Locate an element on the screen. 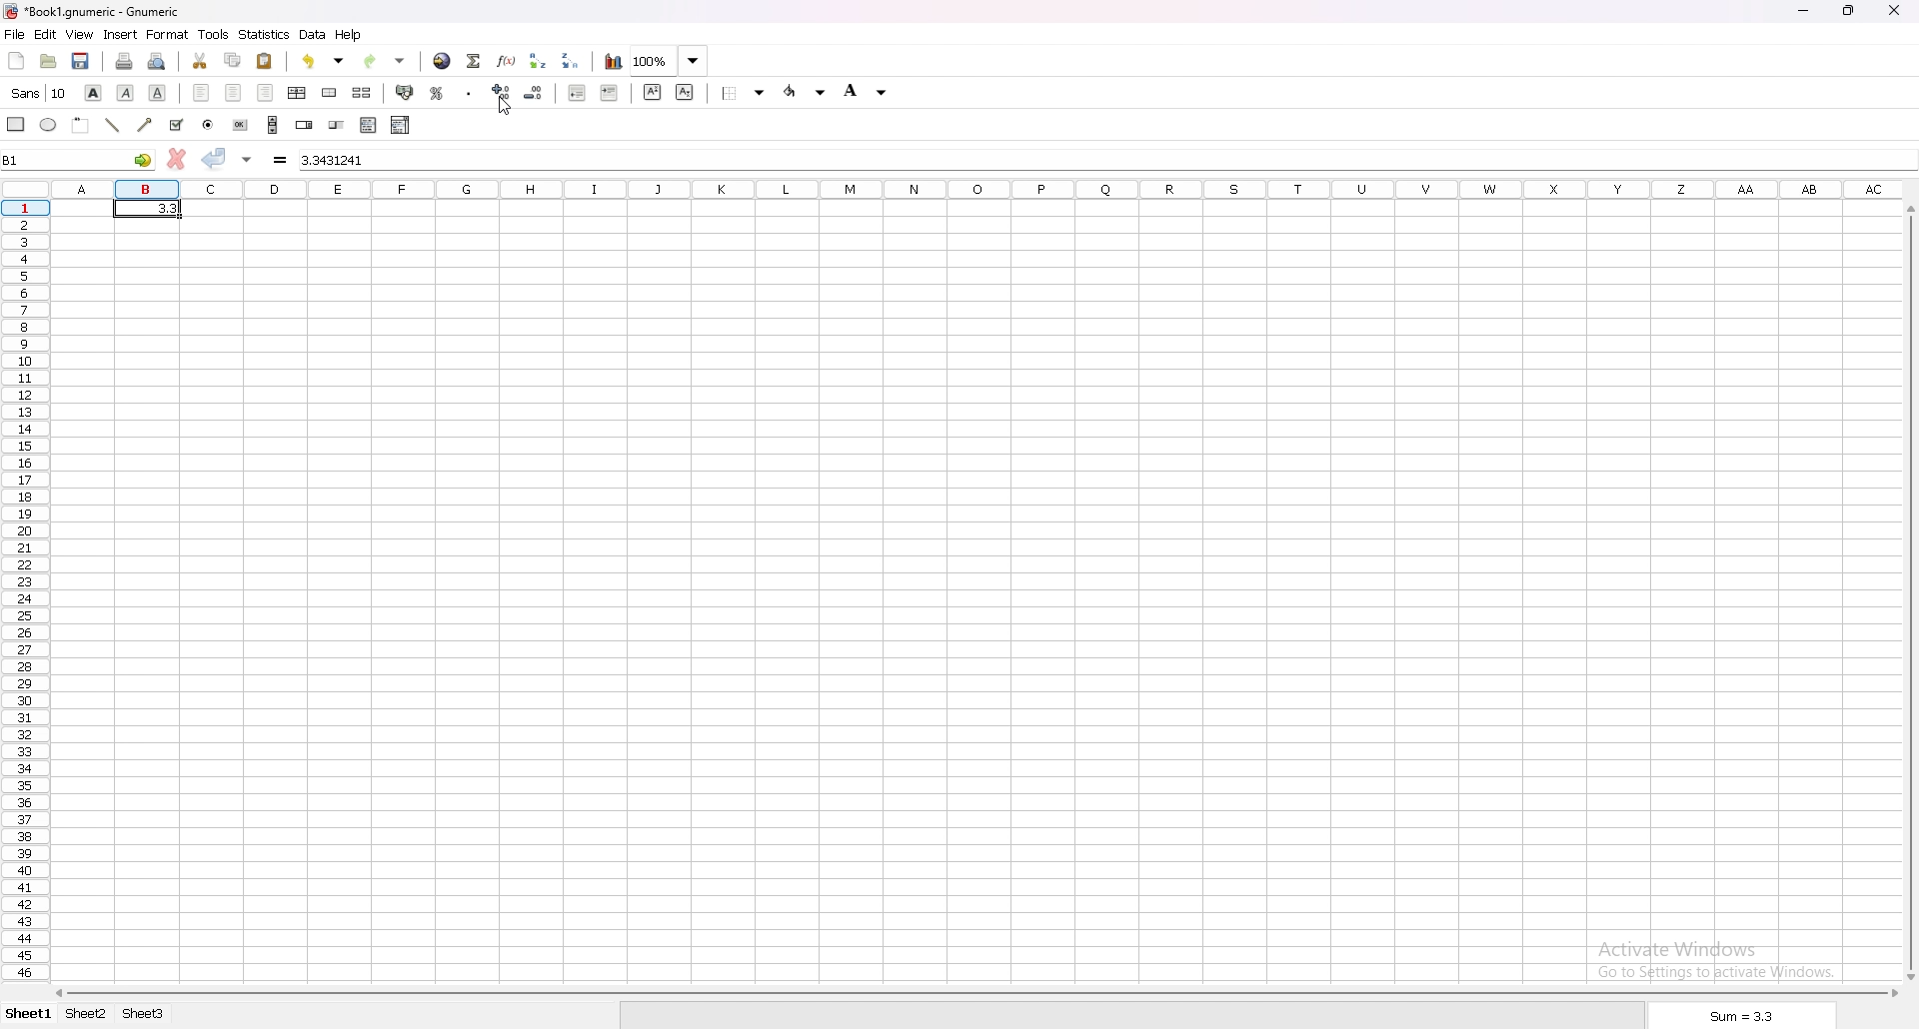 The image size is (1919, 1029). slider is located at coordinates (340, 124).